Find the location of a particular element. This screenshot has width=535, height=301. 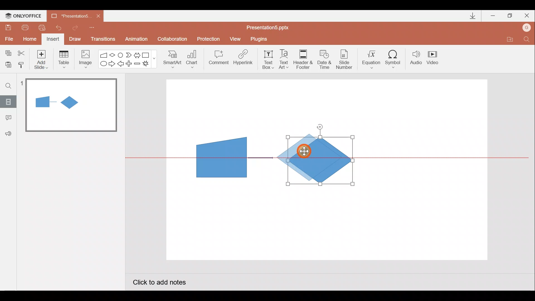

Collaboration is located at coordinates (174, 40).